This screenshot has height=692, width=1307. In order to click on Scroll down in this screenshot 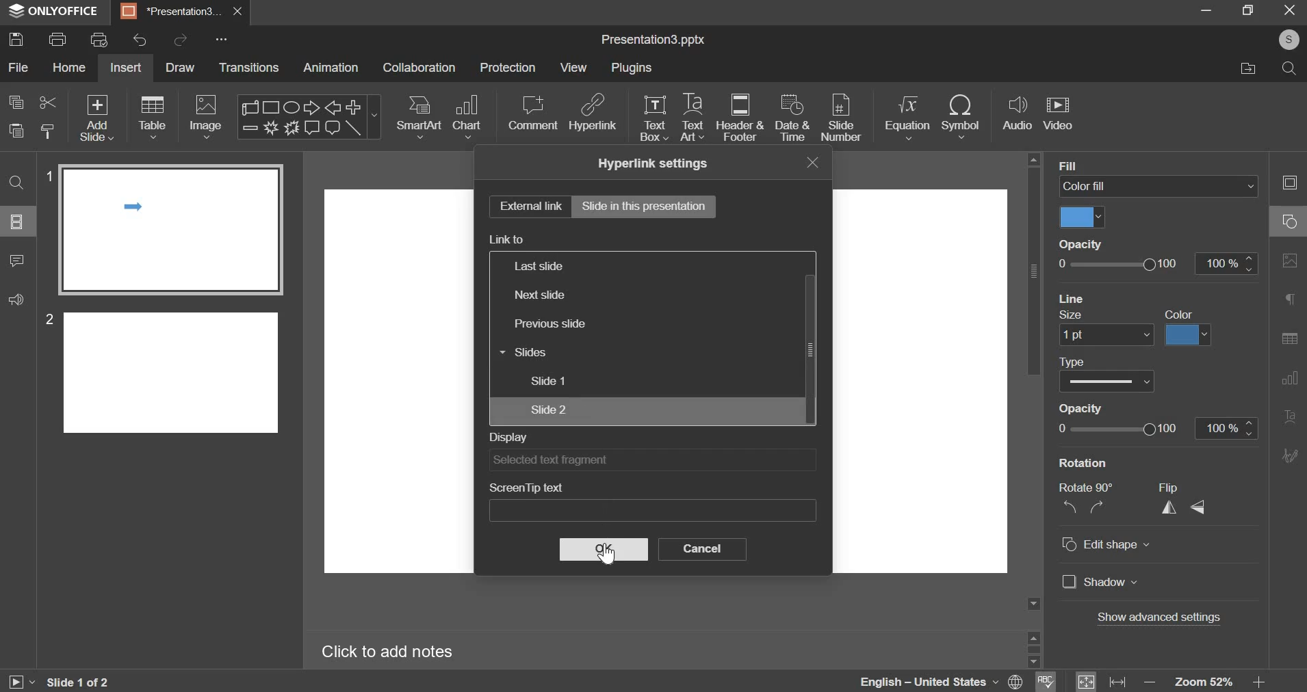, I will do `click(1033, 604)`.